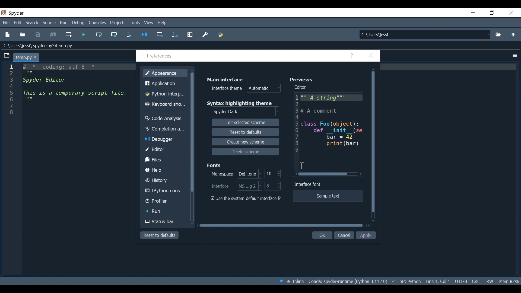 Image resolution: width=521 pixels, height=293 pixels. Describe the element at coordinates (38, 34) in the screenshot. I see `Save File` at that location.